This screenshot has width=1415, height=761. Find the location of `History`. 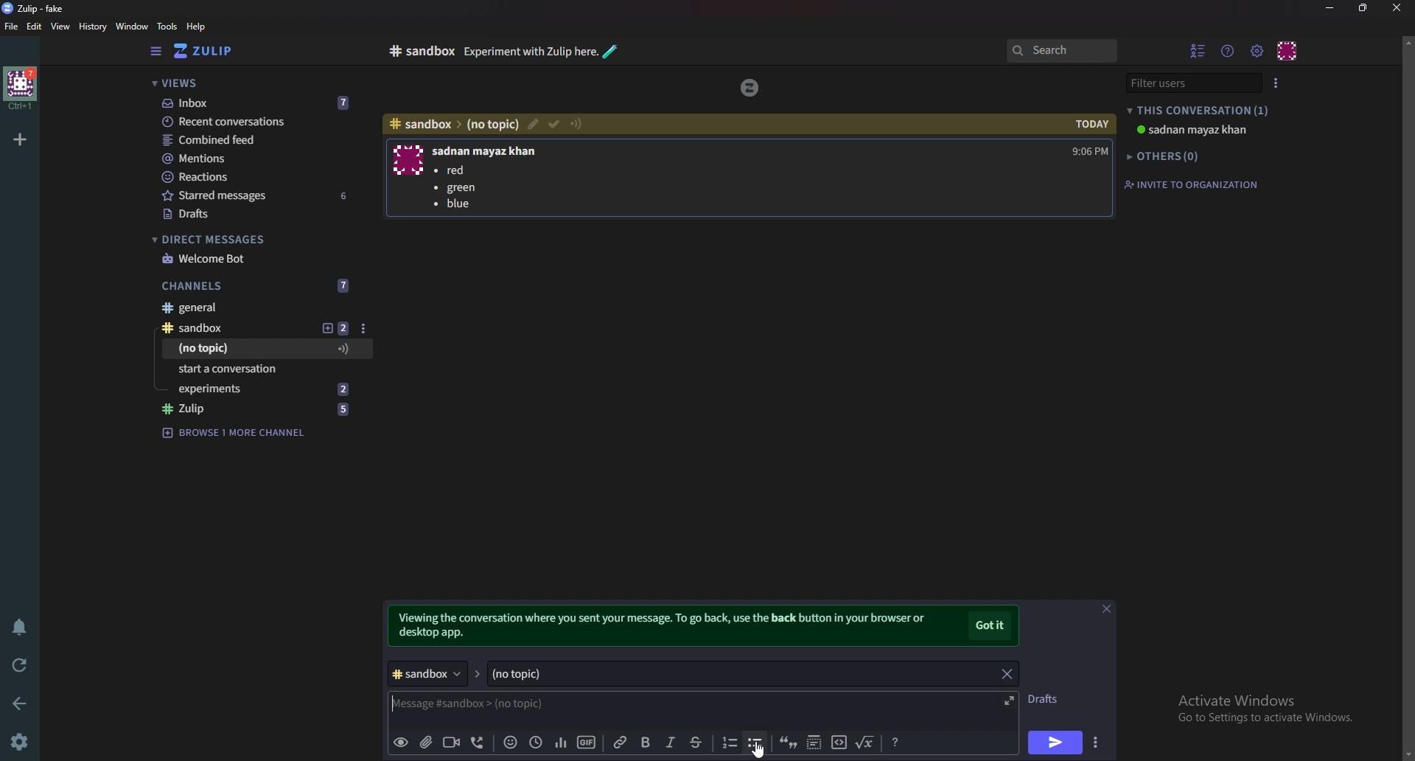

History is located at coordinates (94, 27).